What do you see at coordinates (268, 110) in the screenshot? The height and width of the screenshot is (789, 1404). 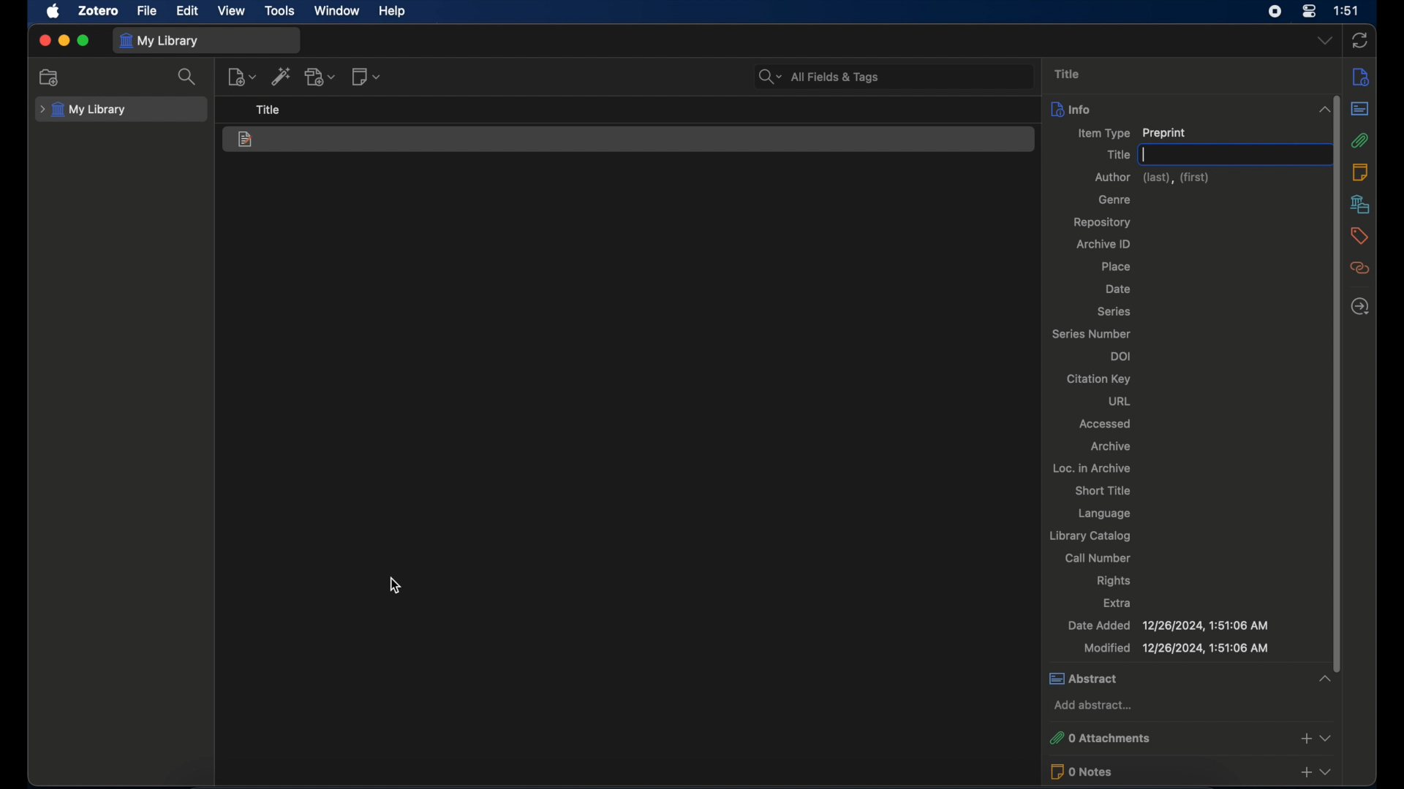 I see `title` at bounding box center [268, 110].